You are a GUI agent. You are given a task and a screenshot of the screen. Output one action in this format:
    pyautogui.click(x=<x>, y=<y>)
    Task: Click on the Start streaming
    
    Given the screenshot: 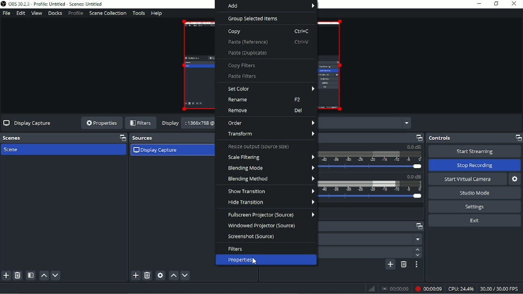 What is the action you would take?
    pyautogui.click(x=475, y=151)
    